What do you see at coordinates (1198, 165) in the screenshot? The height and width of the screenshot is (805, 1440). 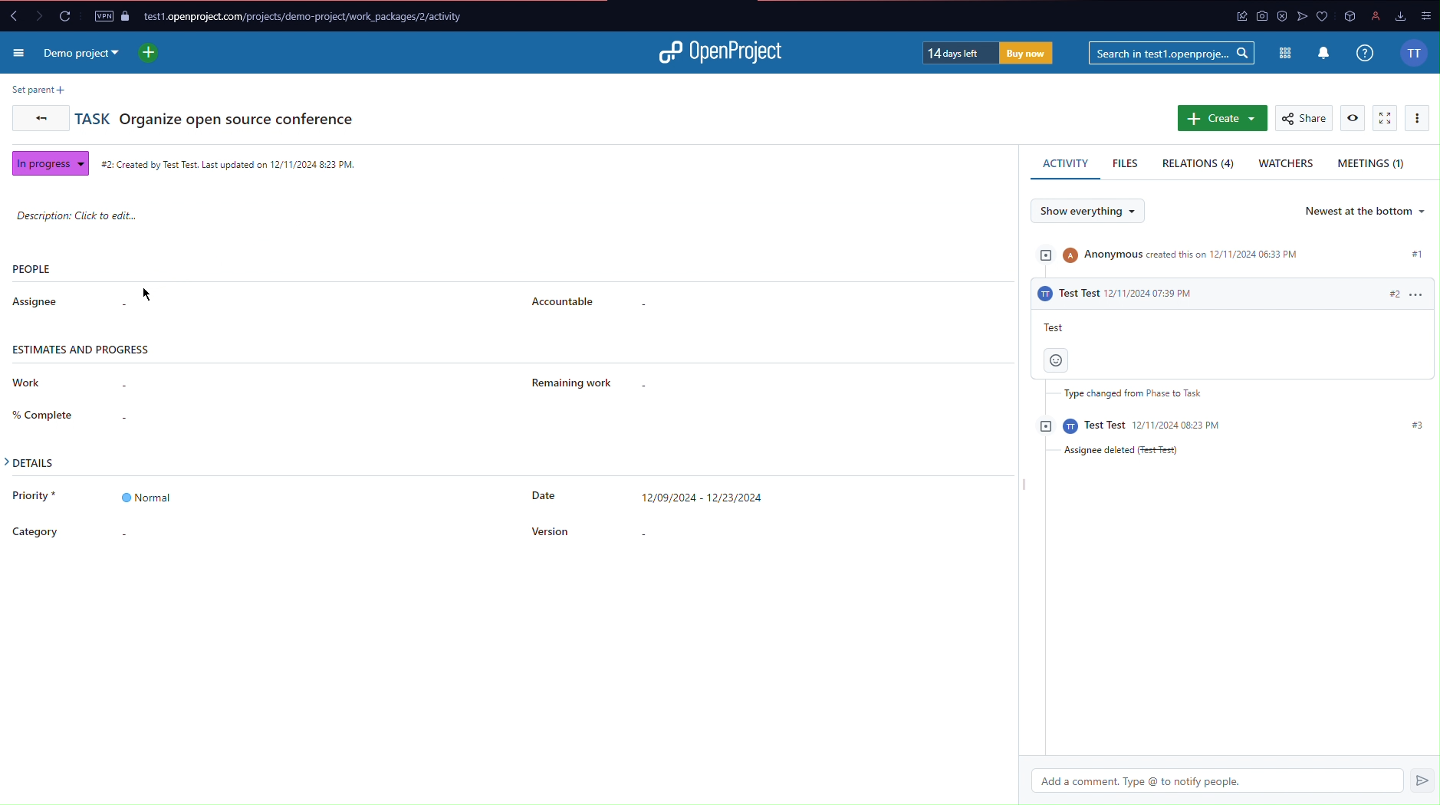 I see `Relations` at bounding box center [1198, 165].